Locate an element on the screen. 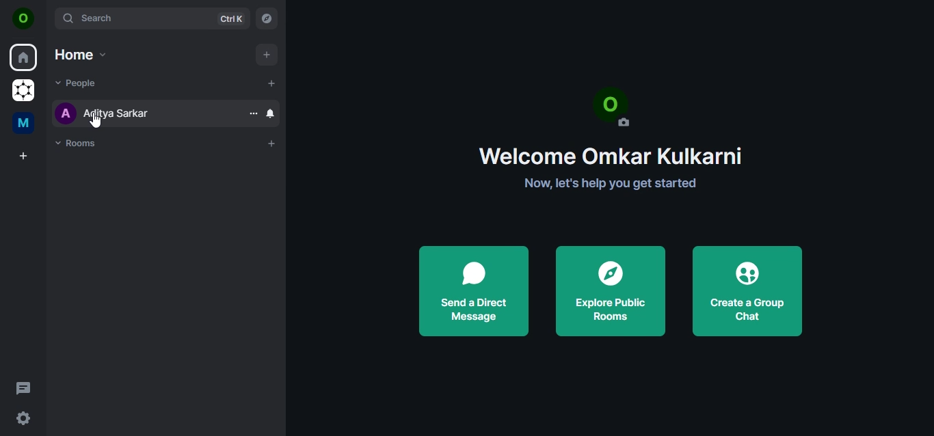 The image size is (934, 436). add is located at coordinates (265, 55).